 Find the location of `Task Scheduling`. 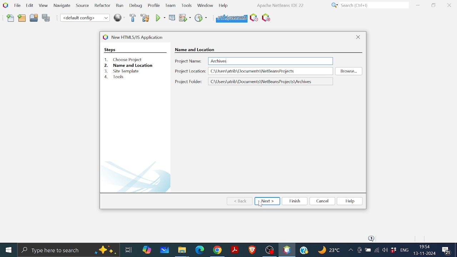

Task Scheduling is located at coordinates (253, 18).